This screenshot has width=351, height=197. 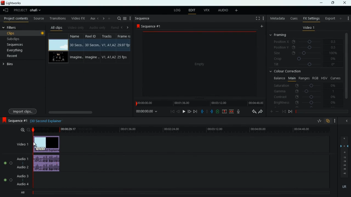 I want to click on screen, so click(x=200, y=64).